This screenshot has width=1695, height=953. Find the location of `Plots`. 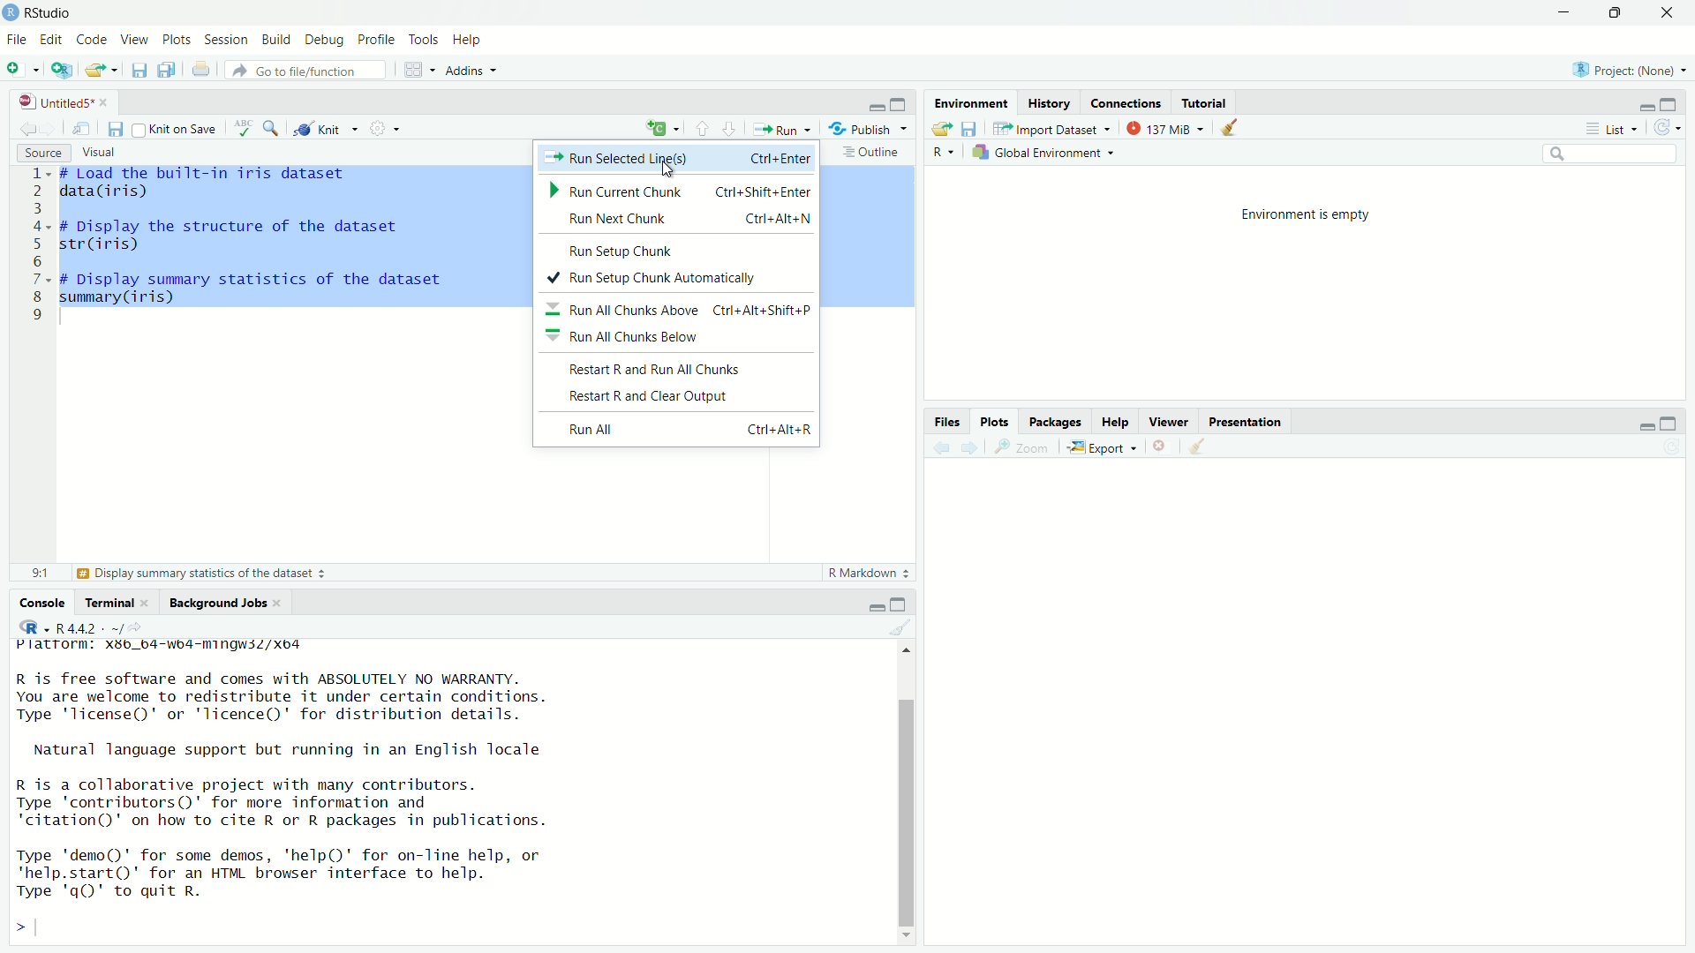

Plots is located at coordinates (996, 422).